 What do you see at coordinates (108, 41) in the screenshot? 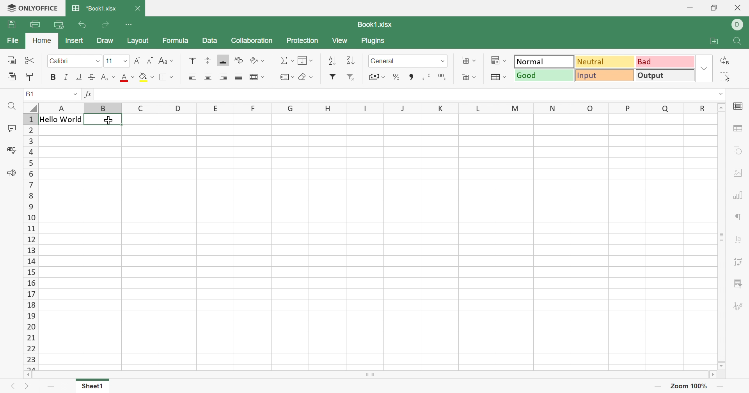
I see `Draw` at bounding box center [108, 41].